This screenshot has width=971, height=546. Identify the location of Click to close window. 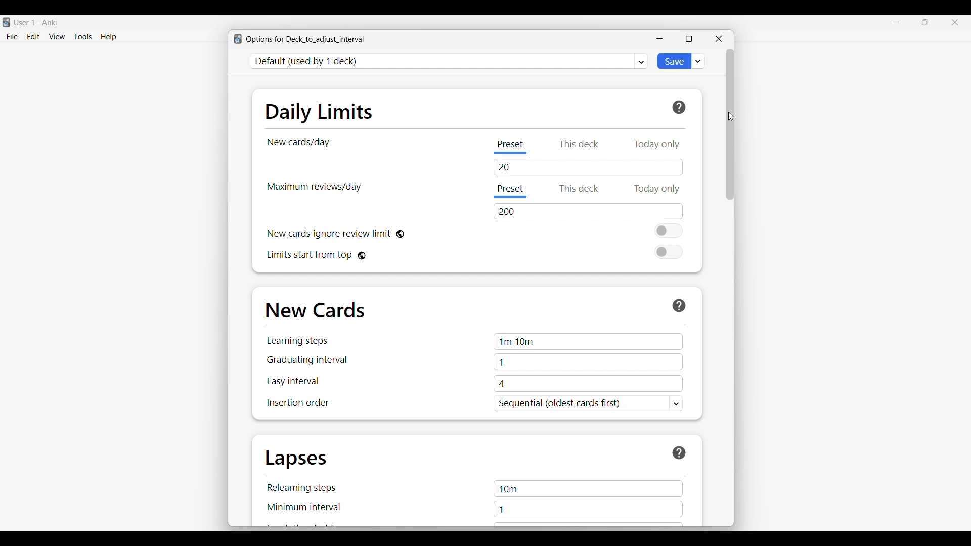
(719, 39).